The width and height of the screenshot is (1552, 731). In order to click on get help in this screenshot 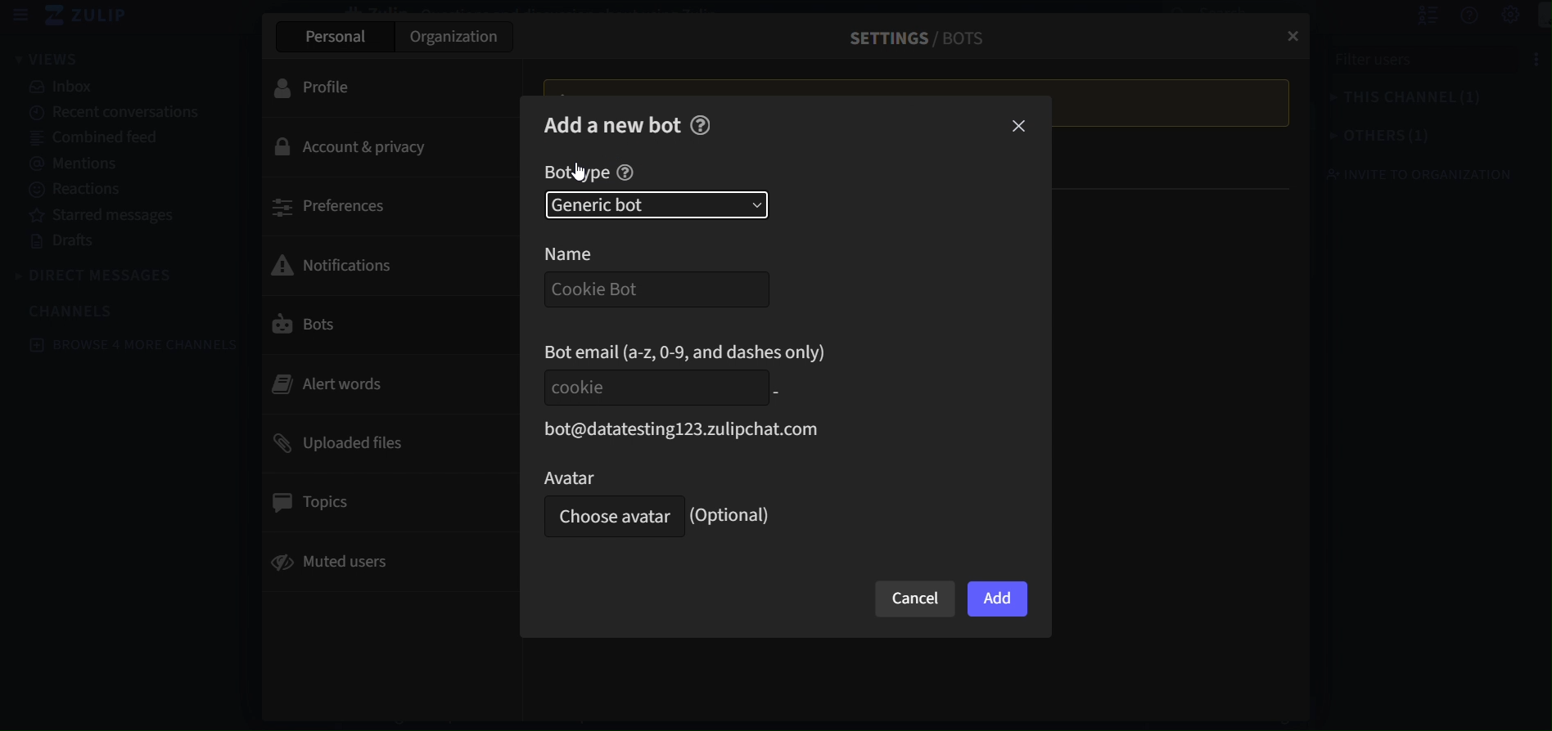, I will do `click(1451, 16)`.